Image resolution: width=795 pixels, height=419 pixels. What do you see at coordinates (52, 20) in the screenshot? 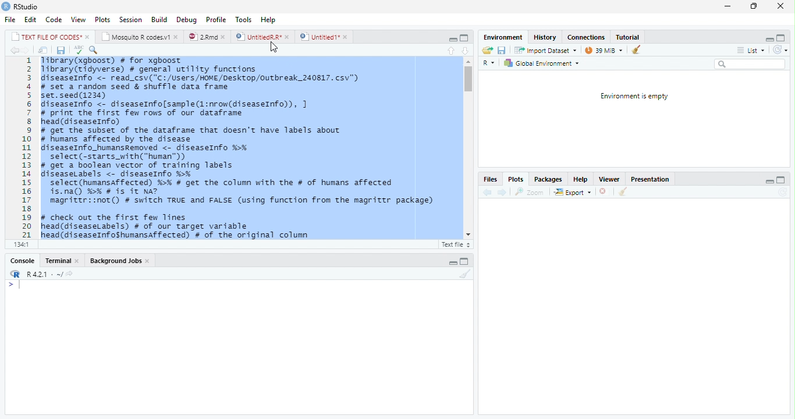
I see `Code` at bounding box center [52, 20].